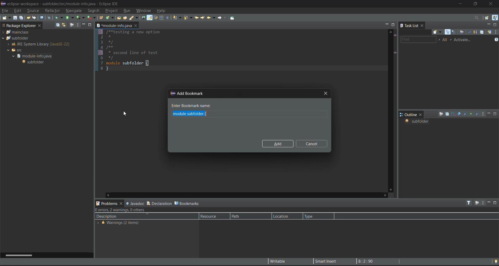  What do you see at coordinates (283, 216) in the screenshot?
I see `location` at bounding box center [283, 216].